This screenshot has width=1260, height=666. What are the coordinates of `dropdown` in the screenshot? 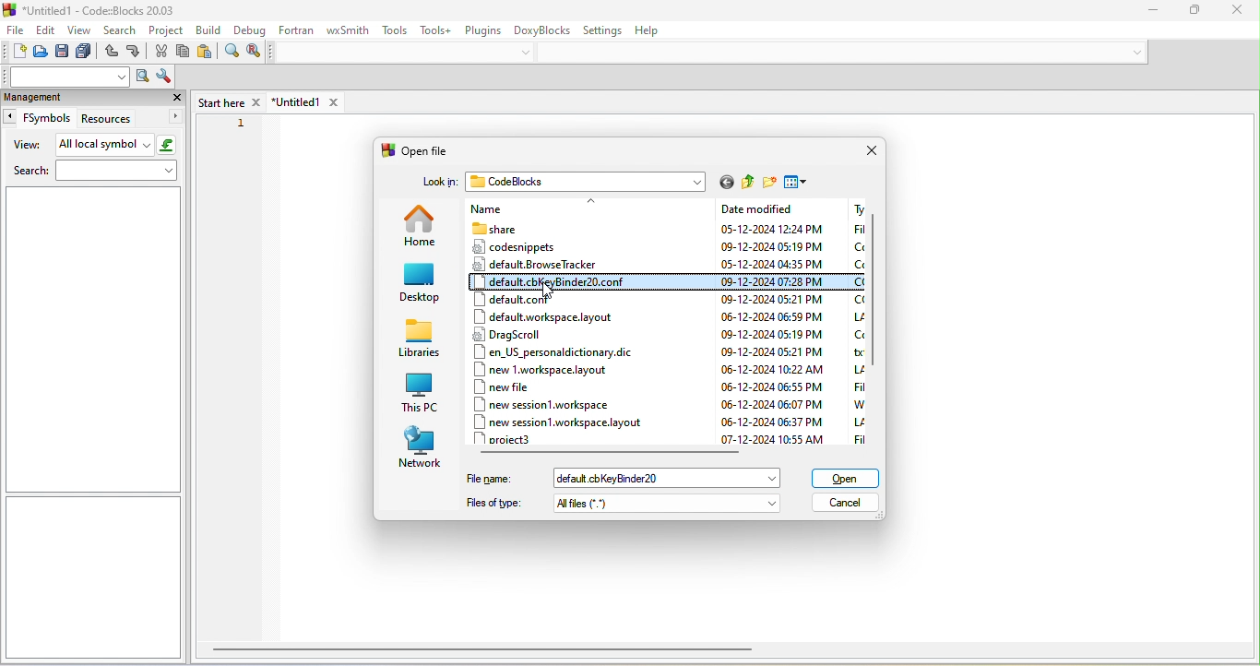 It's located at (1134, 50).